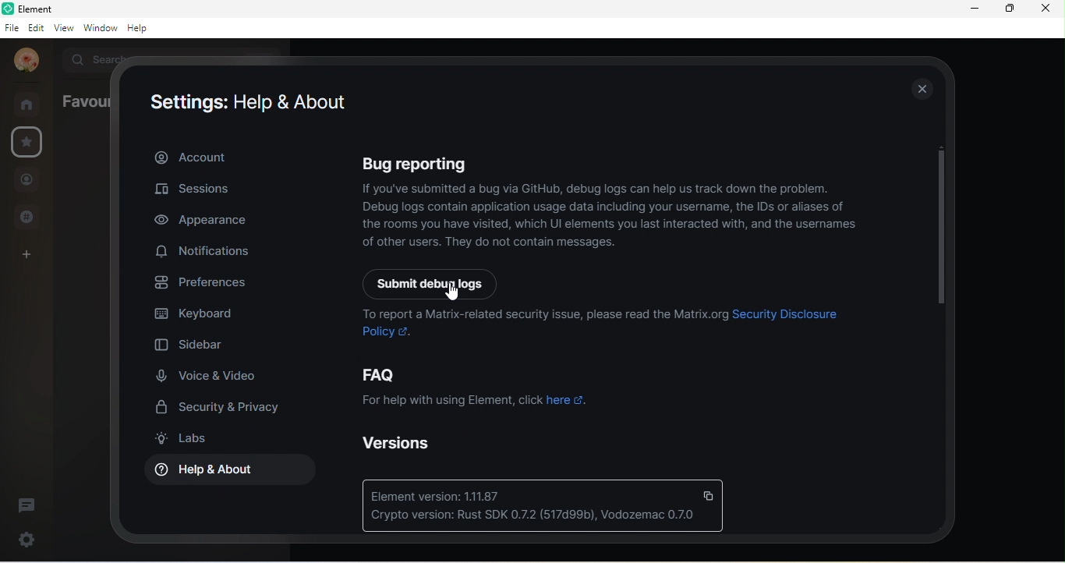  I want to click on maximize, so click(1009, 9).